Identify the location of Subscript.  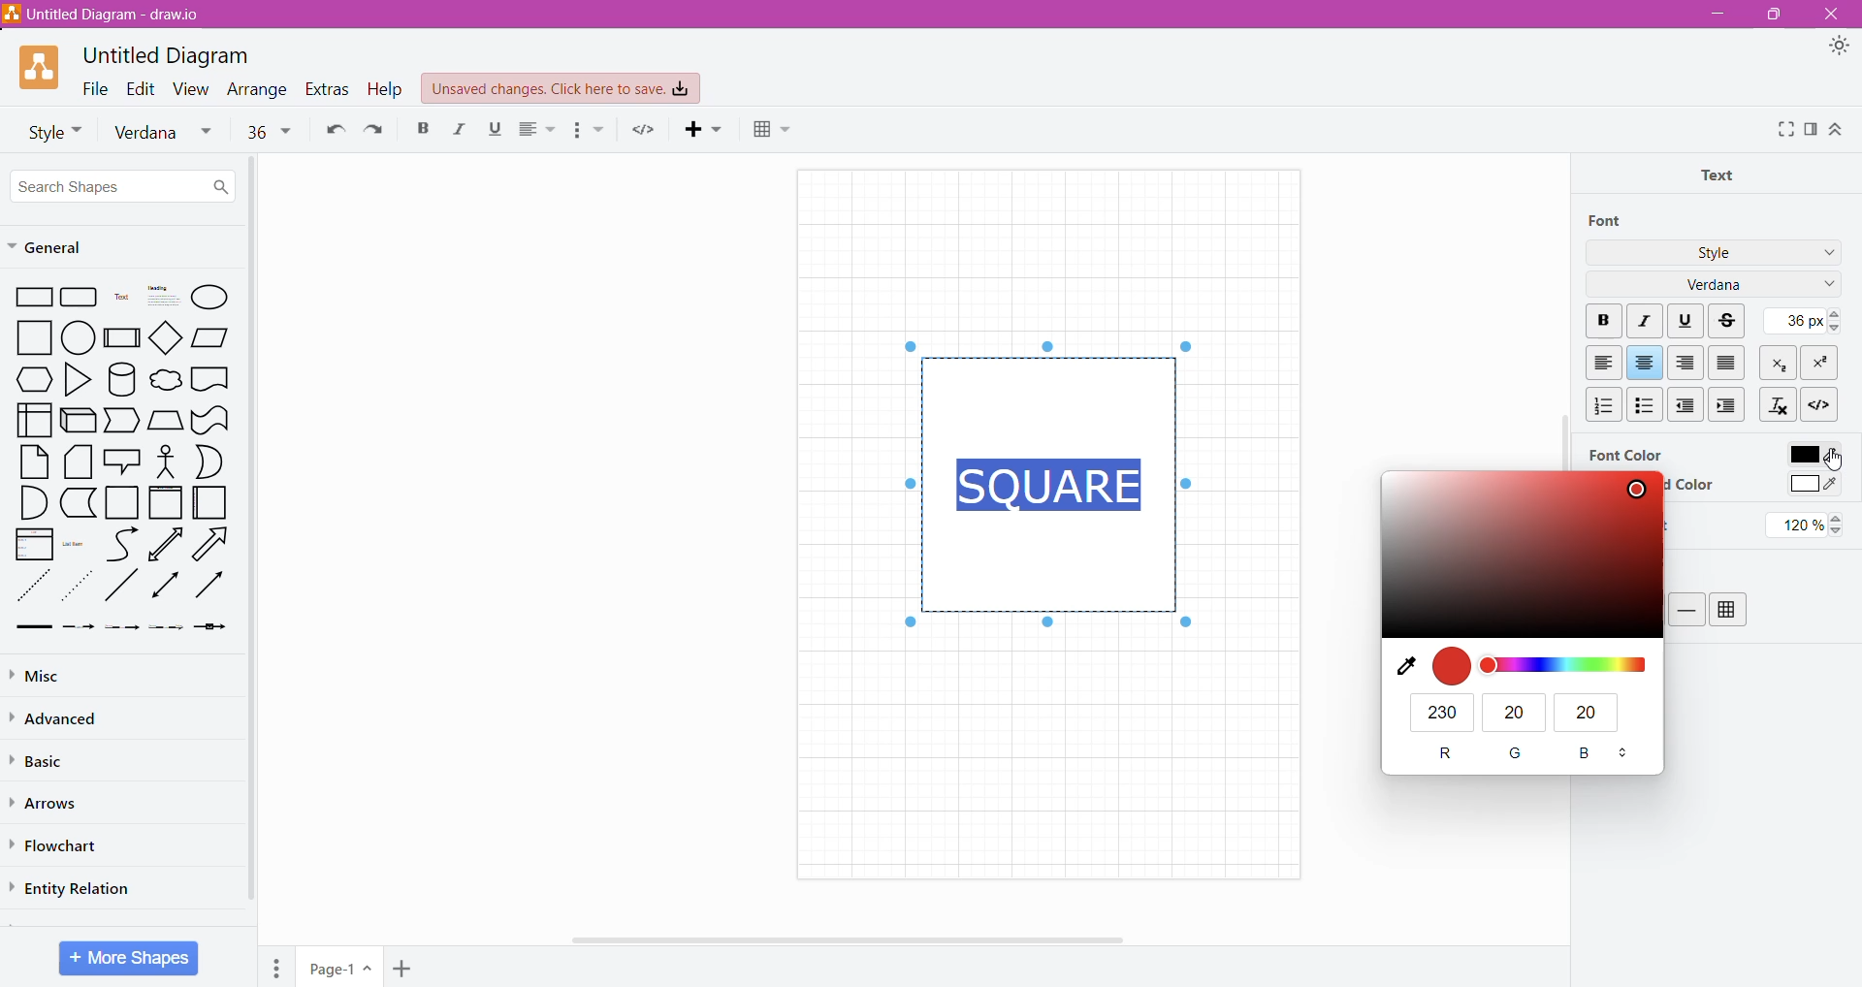
(1780, 362).